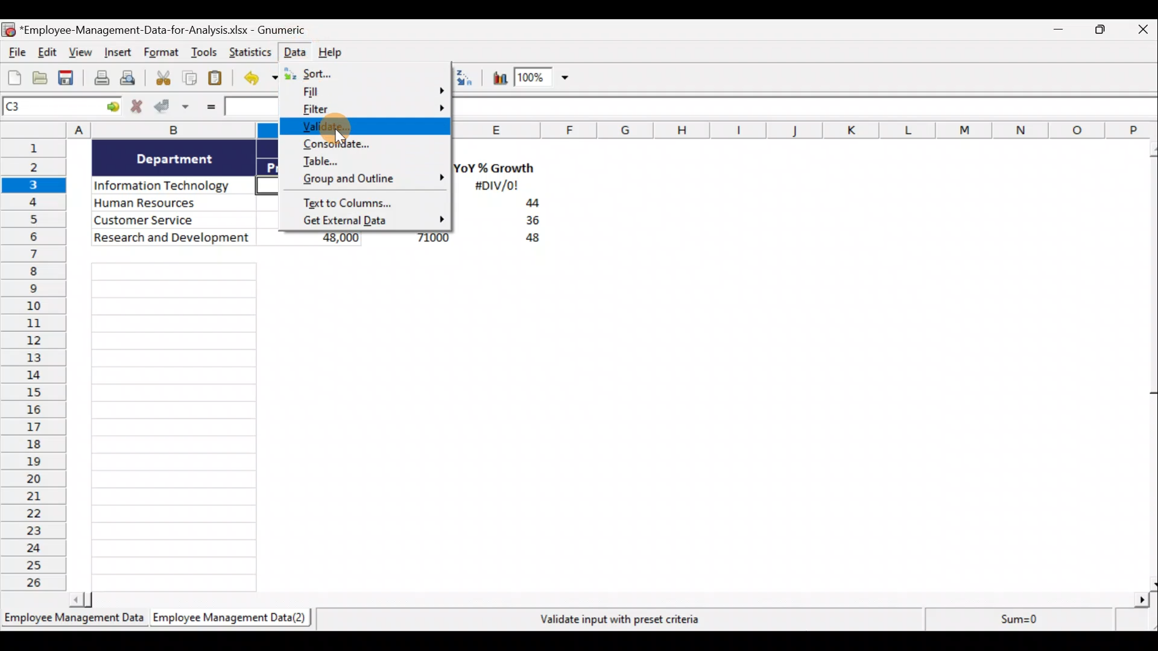  I want to click on Create new workbook, so click(14, 77).